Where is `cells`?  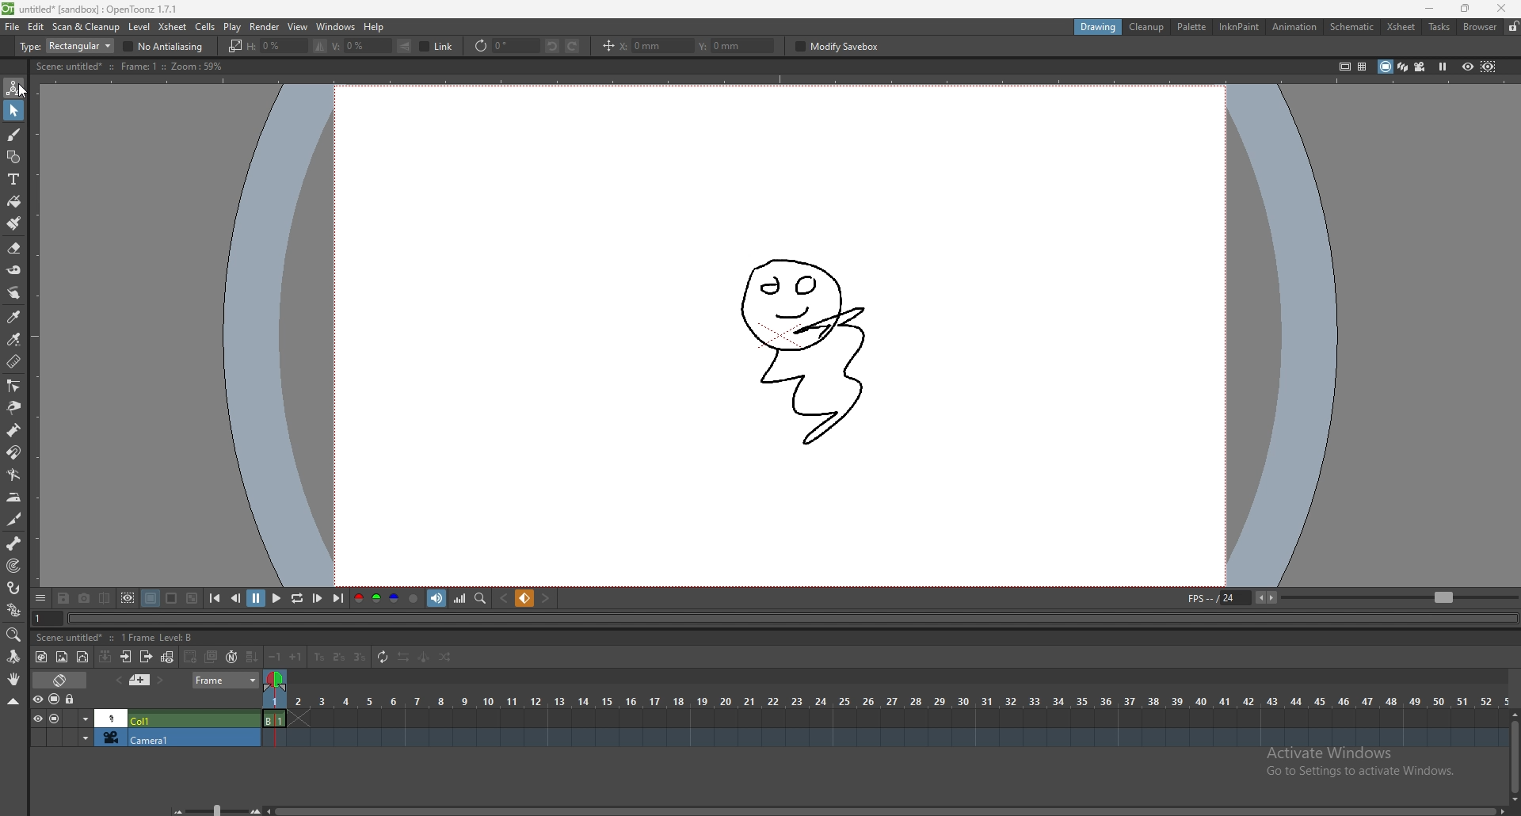
cells is located at coordinates (205, 26).